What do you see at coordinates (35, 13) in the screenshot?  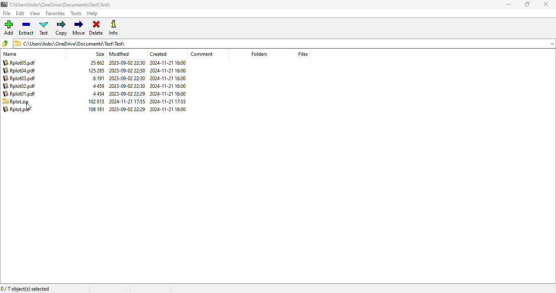 I see `view` at bounding box center [35, 13].